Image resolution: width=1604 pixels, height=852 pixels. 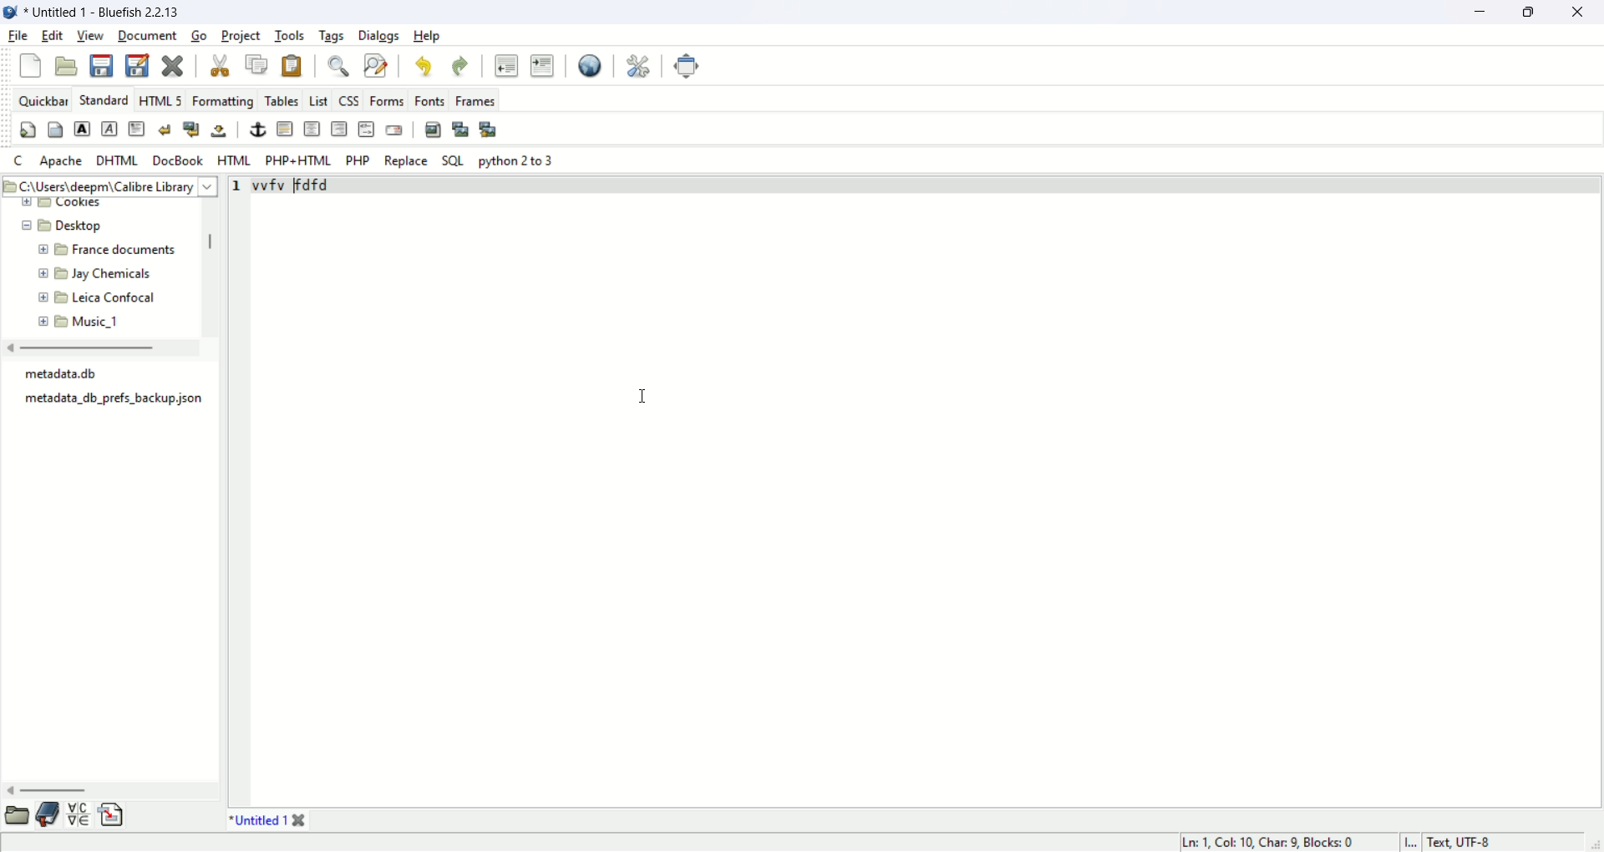 What do you see at coordinates (104, 247) in the screenshot?
I see `folder name` at bounding box center [104, 247].